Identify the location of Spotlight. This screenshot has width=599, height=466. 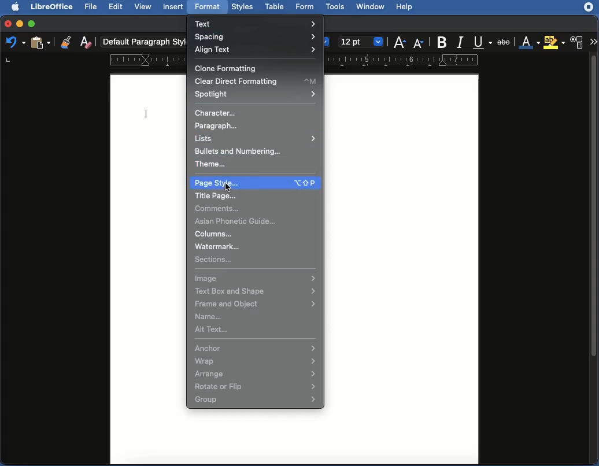
(256, 94).